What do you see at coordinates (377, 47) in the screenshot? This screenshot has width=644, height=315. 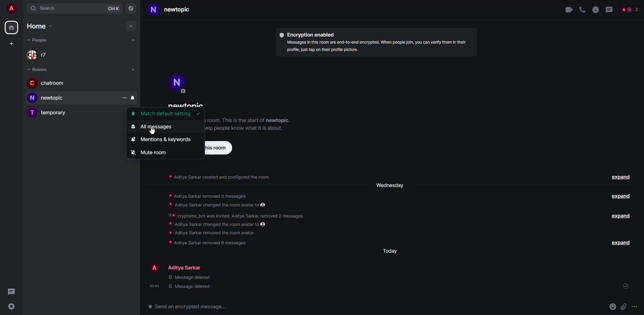 I see `info` at bounding box center [377, 47].